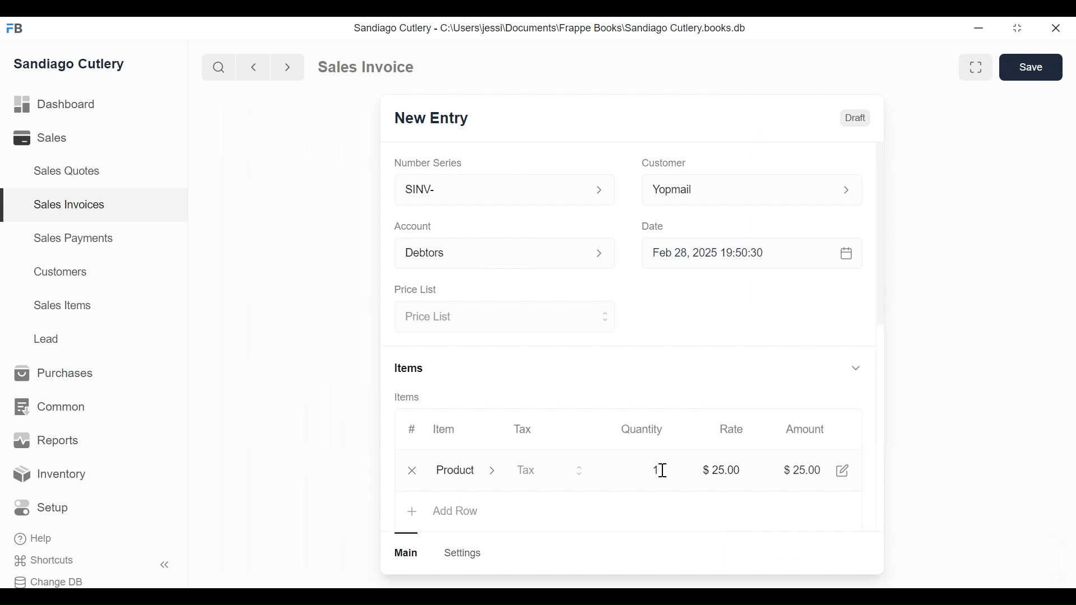  I want to click on restore, so click(1017, 27).